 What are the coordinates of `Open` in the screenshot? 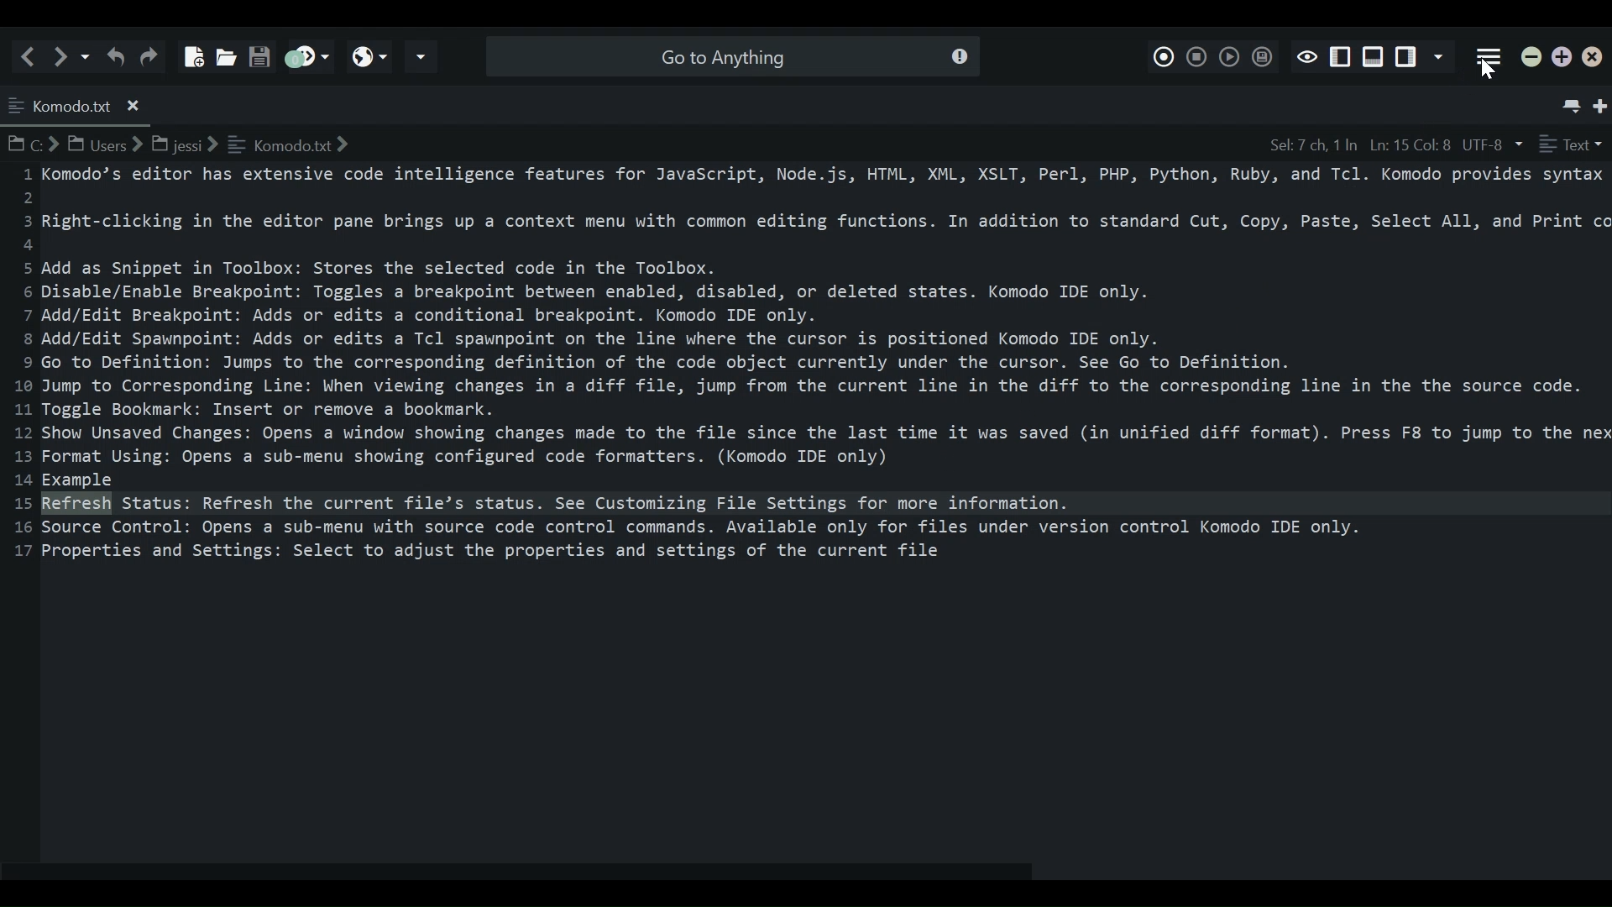 It's located at (223, 52).